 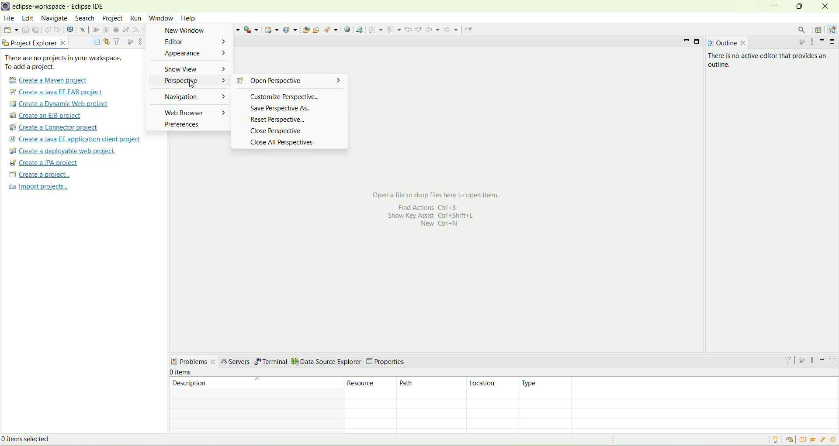 What do you see at coordinates (428, 216) in the screenshot?
I see `Show Key assist Ctrl+Shift+L` at bounding box center [428, 216].